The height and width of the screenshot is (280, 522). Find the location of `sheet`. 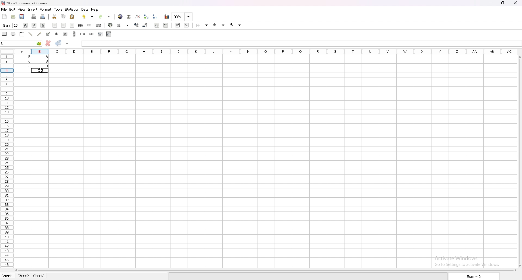

sheet is located at coordinates (8, 276).